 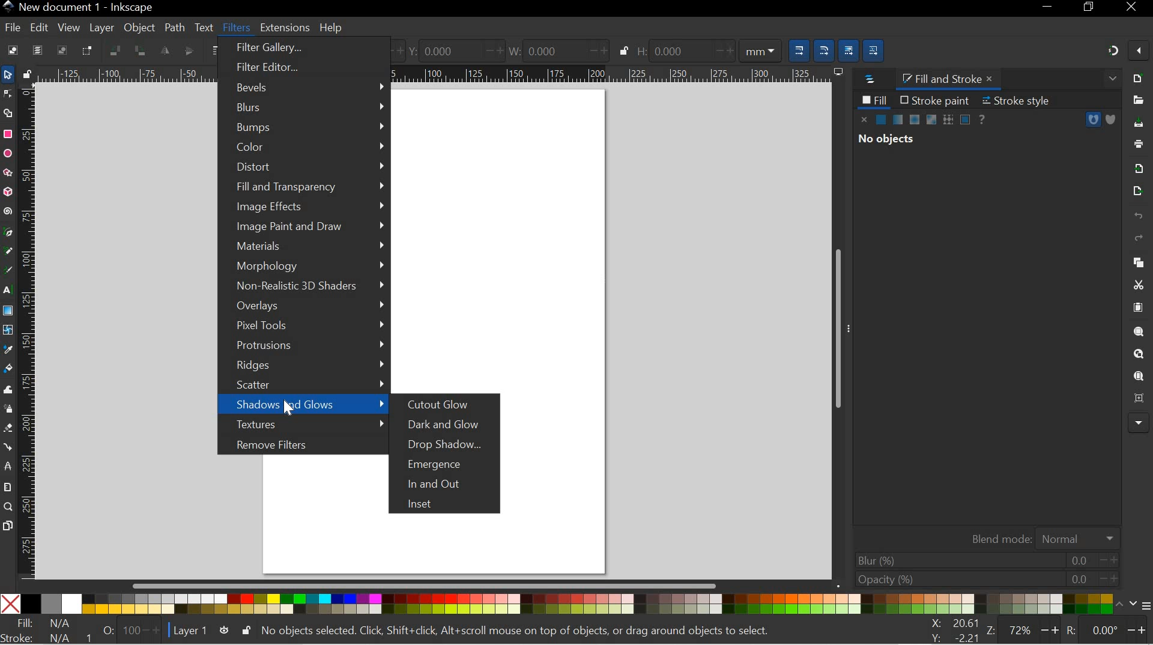 I want to click on SCATTER, so click(x=302, y=385).